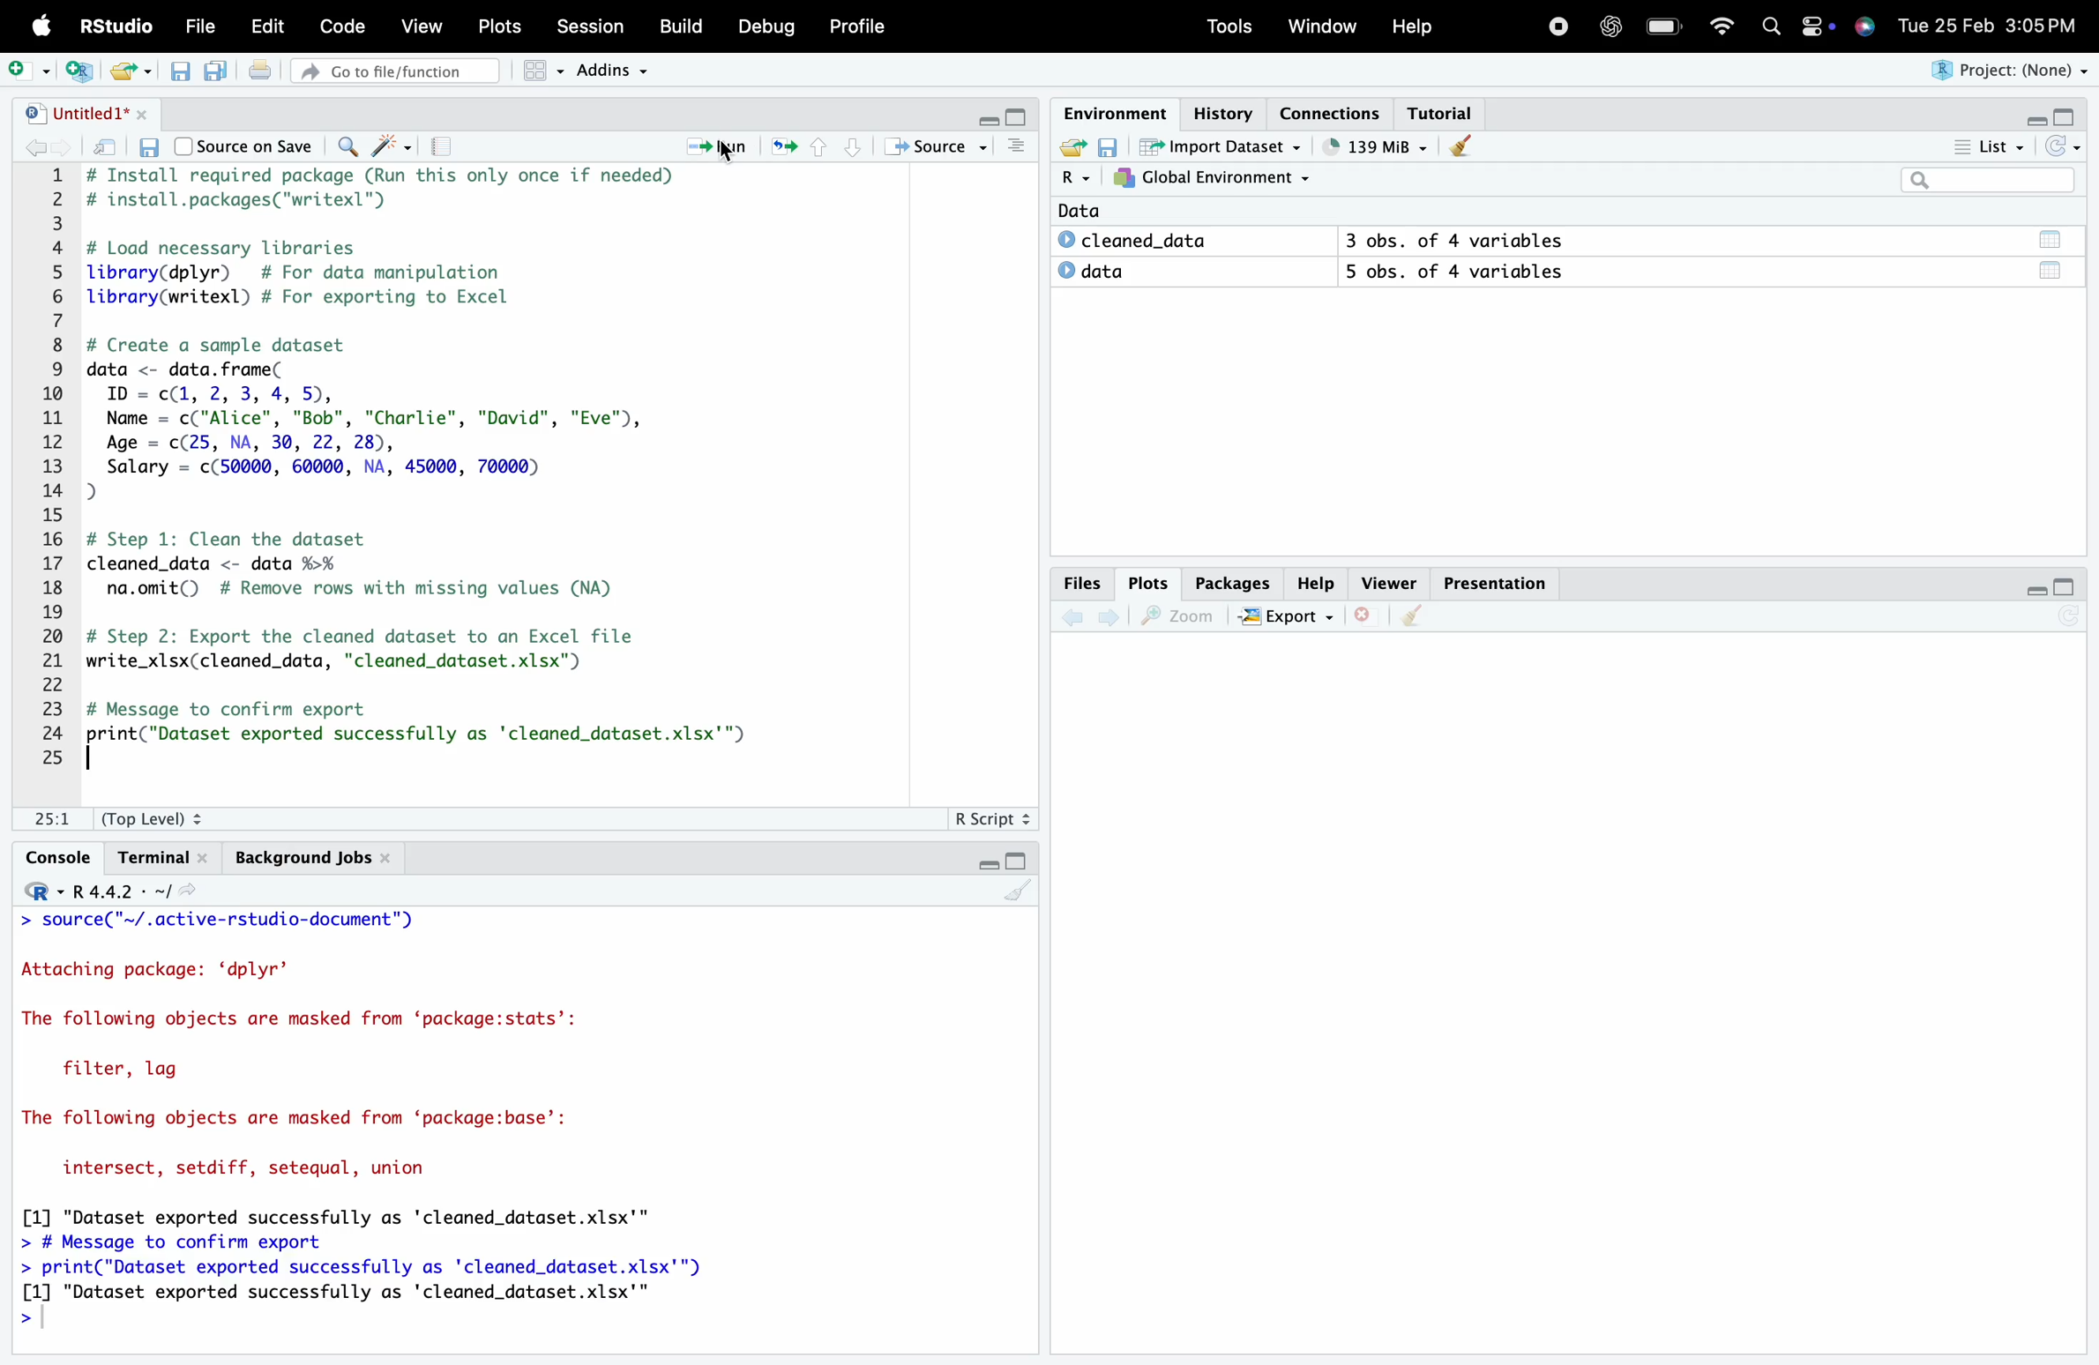  Describe the element at coordinates (1414, 26) in the screenshot. I see `Help` at that location.